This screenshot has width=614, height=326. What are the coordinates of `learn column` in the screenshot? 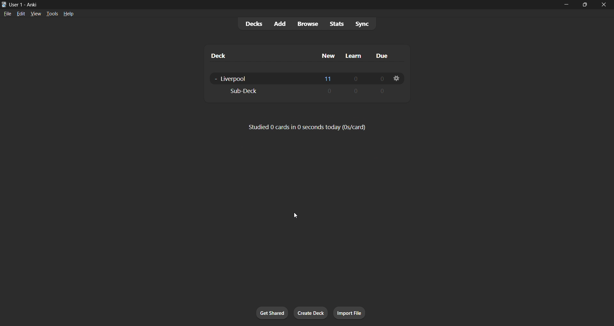 It's located at (354, 55).